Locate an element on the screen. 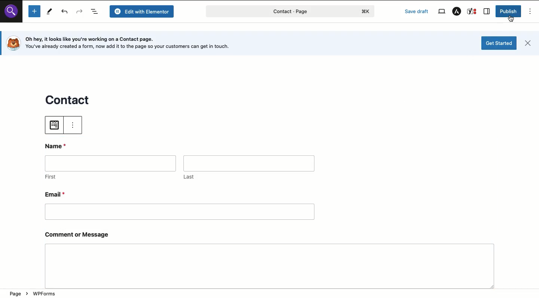 The image size is (539, 298). view menu is located at coordinates (77, 127).